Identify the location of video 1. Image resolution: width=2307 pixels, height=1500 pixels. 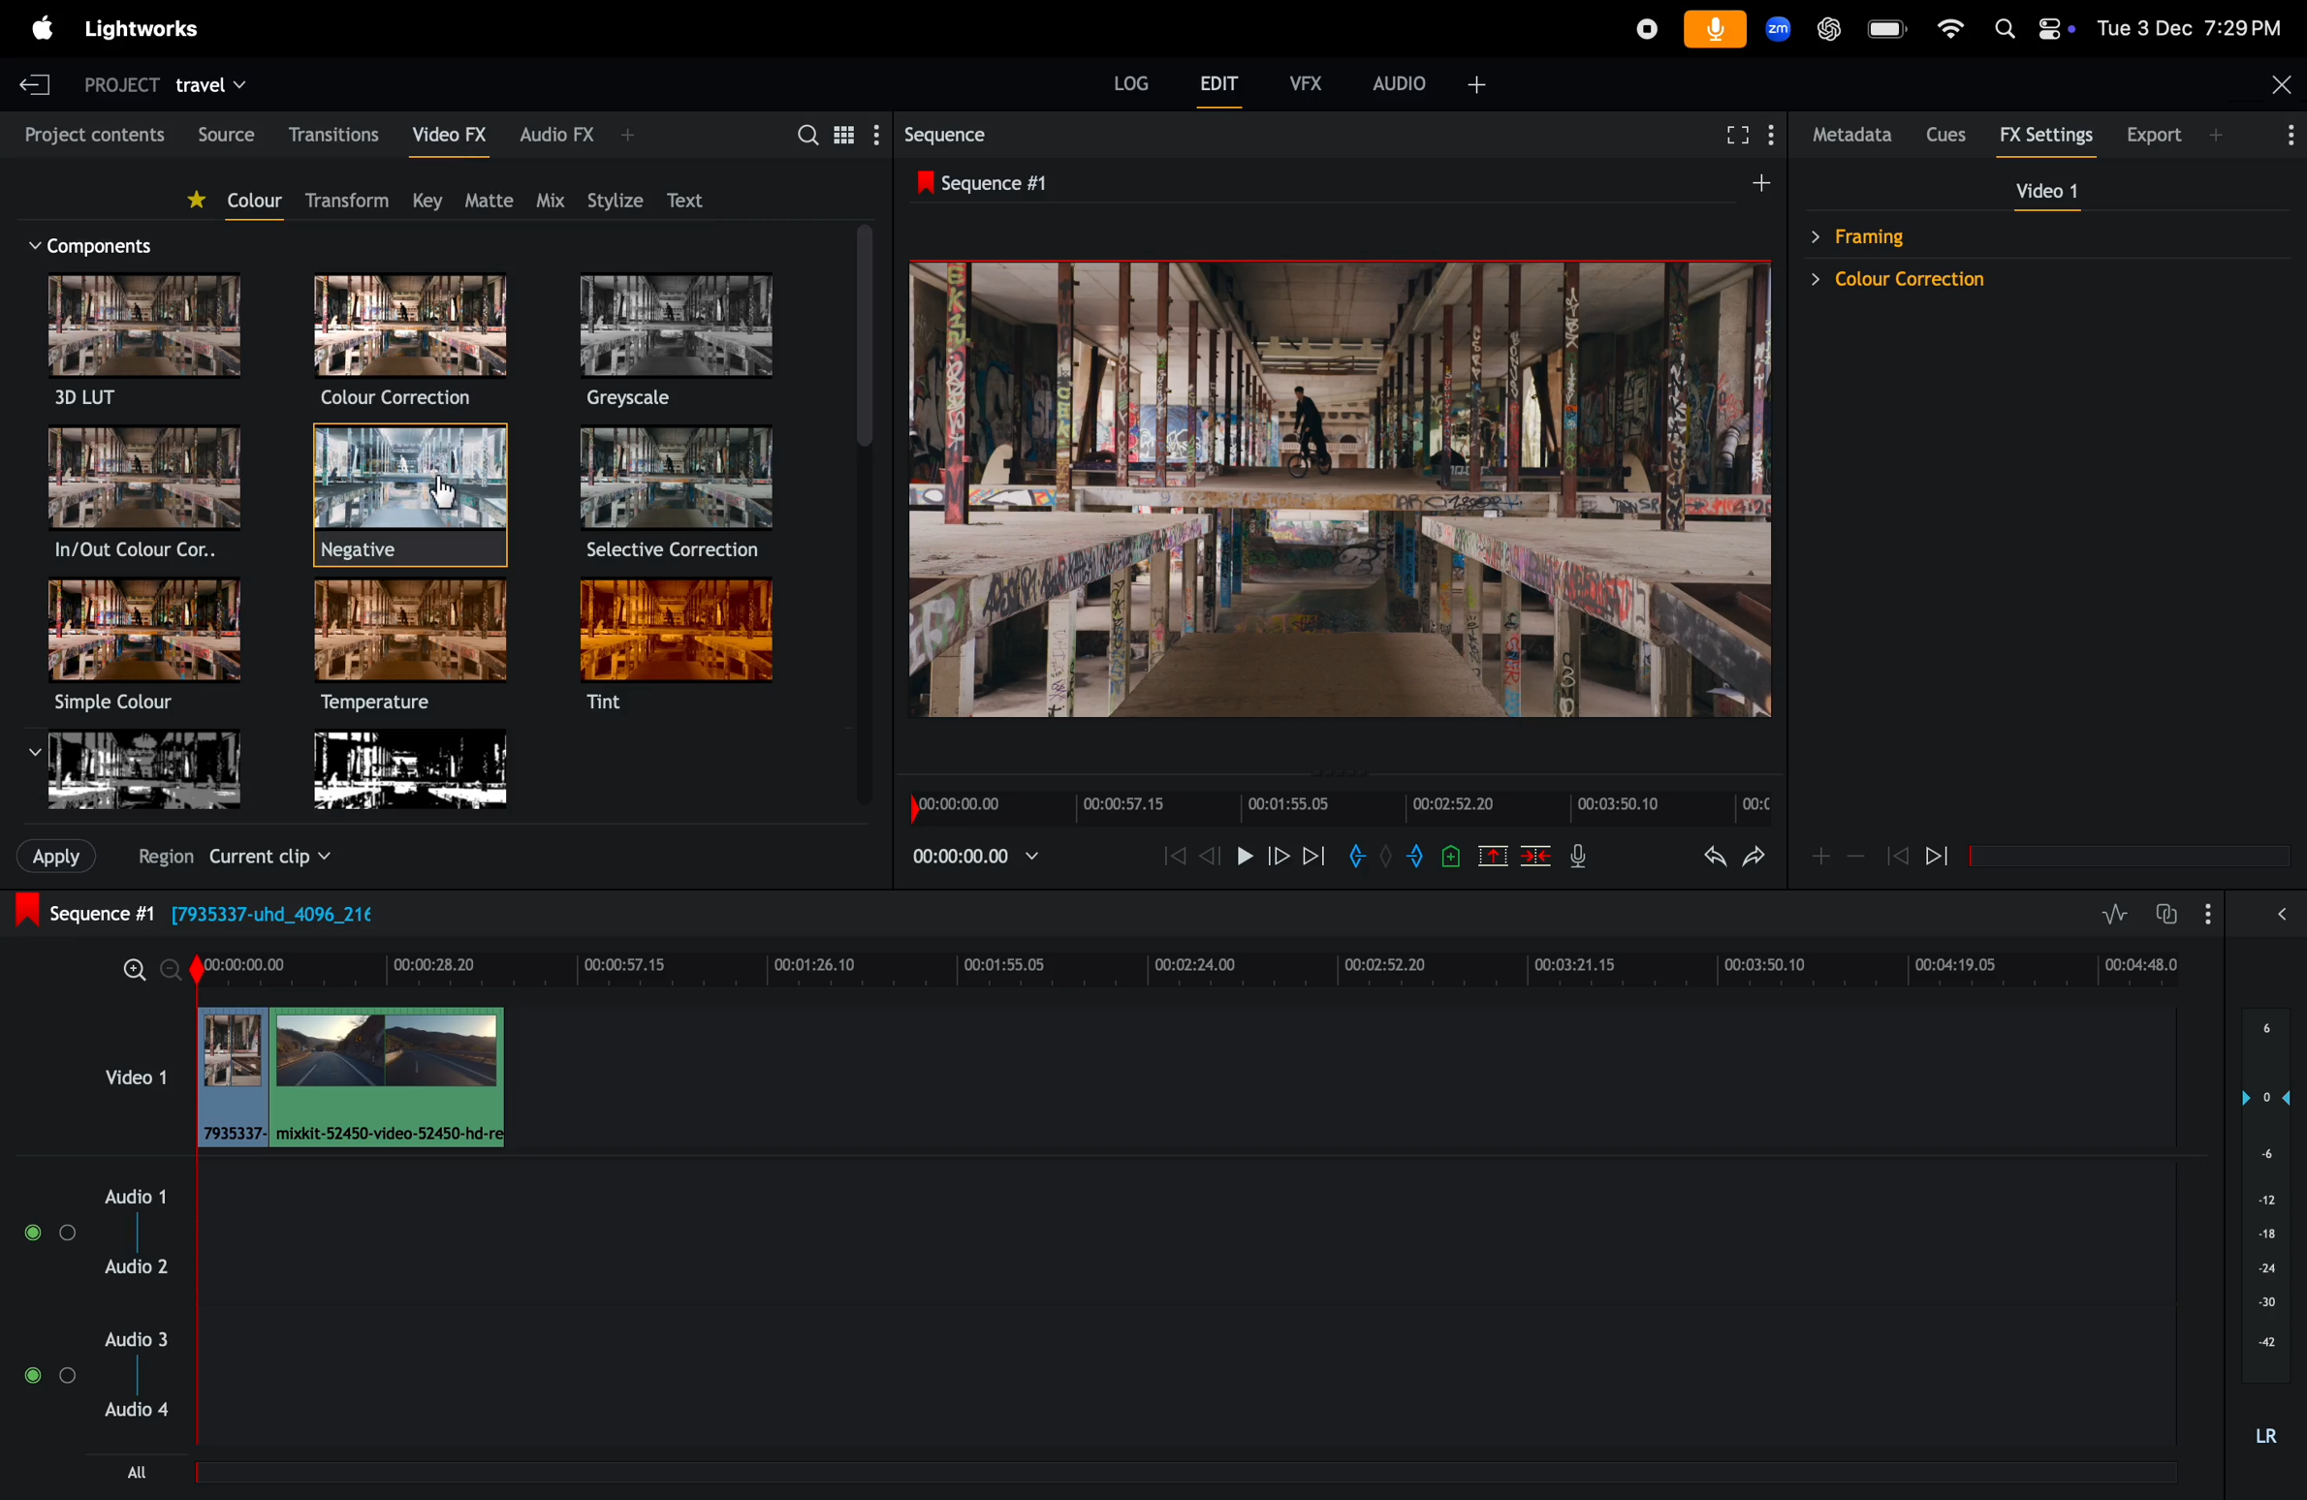
(2045, 191).